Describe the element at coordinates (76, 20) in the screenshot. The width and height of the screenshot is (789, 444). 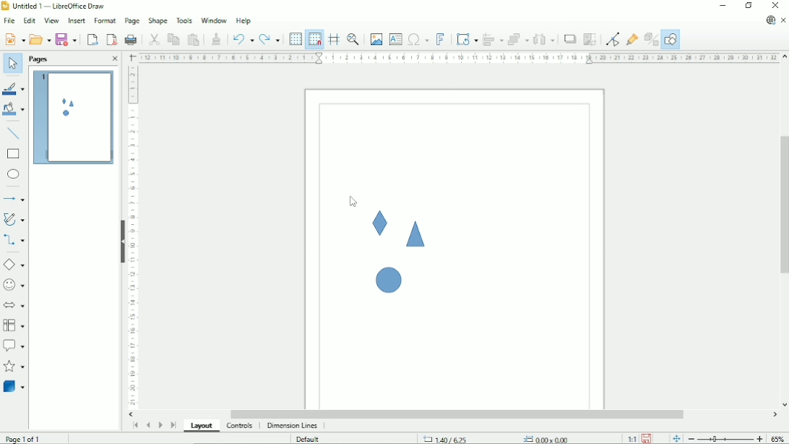
I see `Insert` at that location.